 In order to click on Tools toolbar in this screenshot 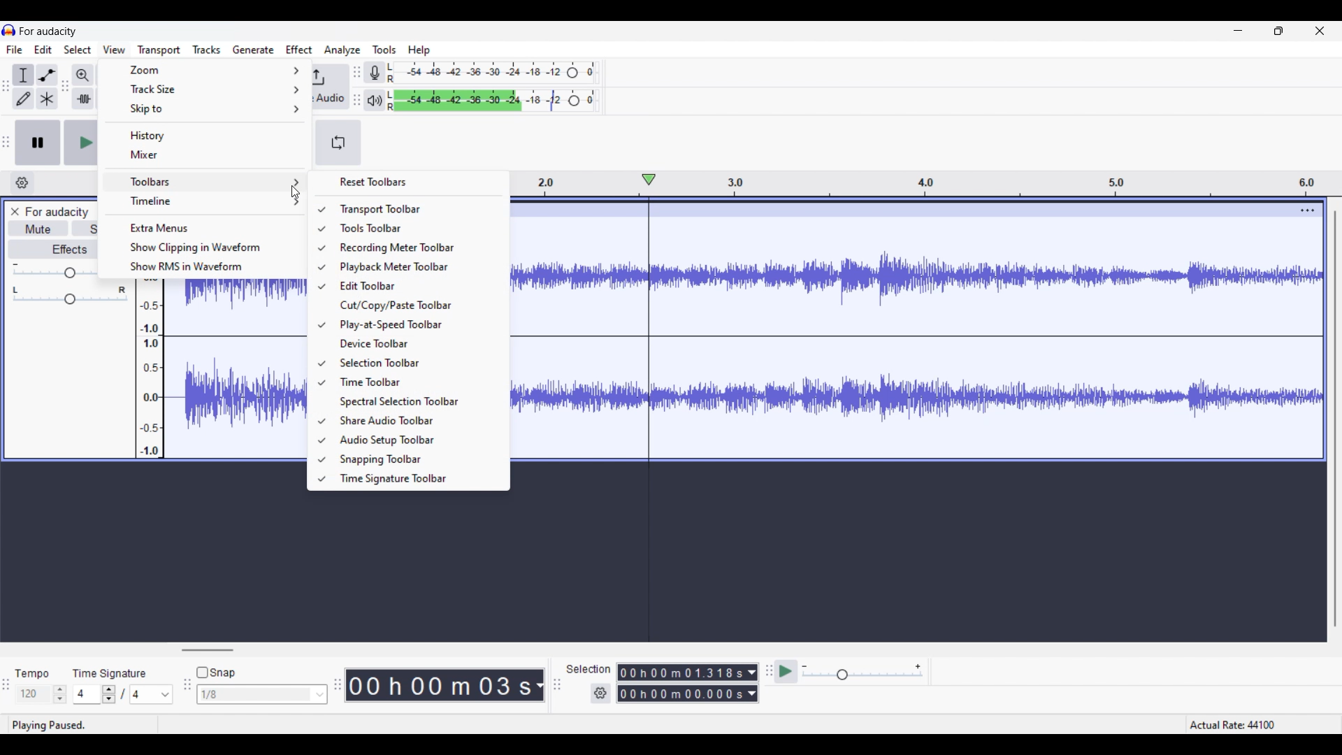, I will do `click(413, 228)`.